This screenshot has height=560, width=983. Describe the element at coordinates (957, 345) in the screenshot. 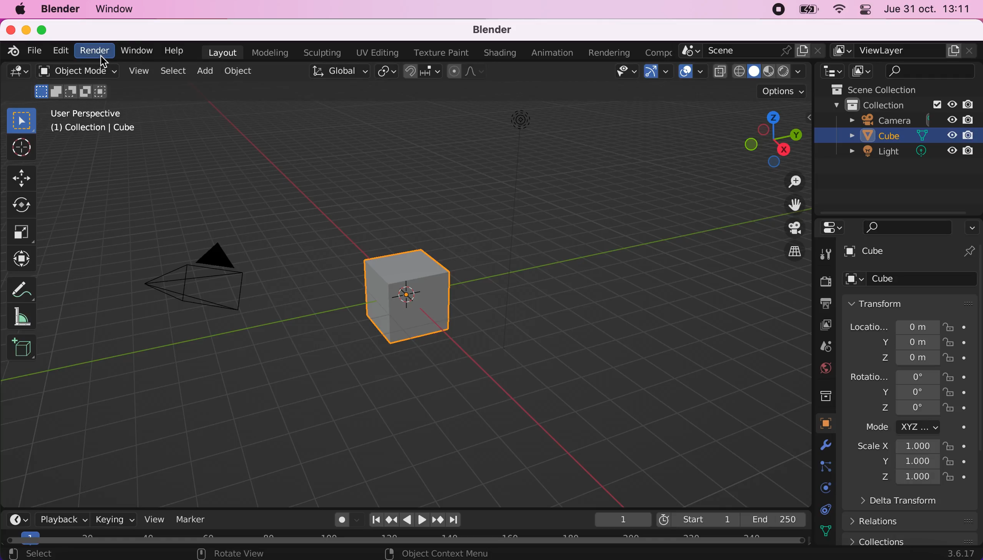

I see `lock` at that location.